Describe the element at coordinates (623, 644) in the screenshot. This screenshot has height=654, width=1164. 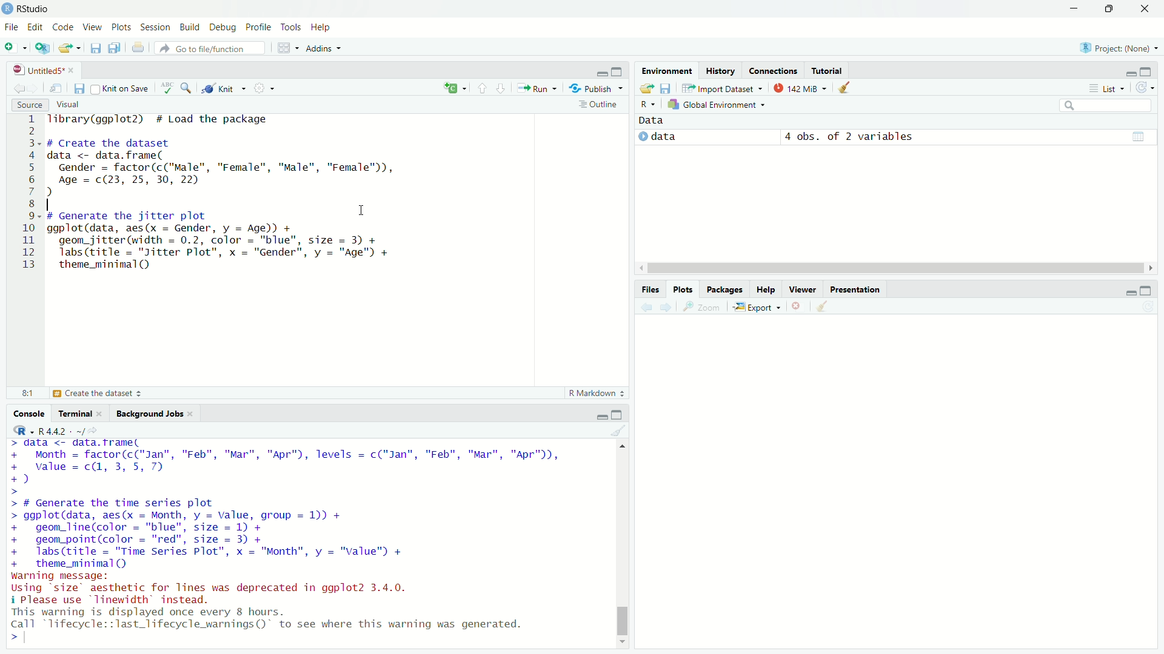
I see `move down ` at that location.